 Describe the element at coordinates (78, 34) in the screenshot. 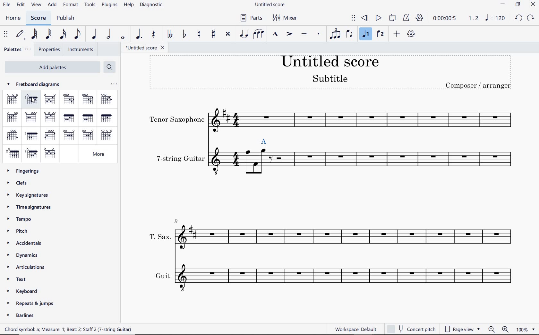

I see `EIGHTH NOTE` at that location.